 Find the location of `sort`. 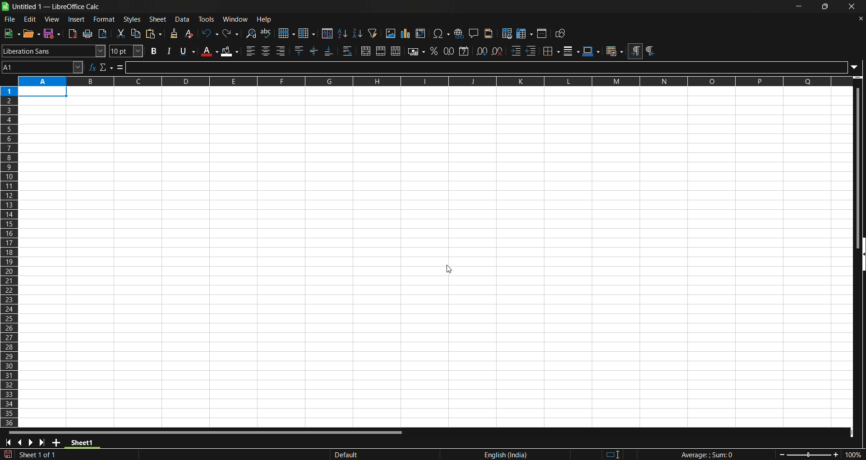

sort is located at coordinates (327, 33).